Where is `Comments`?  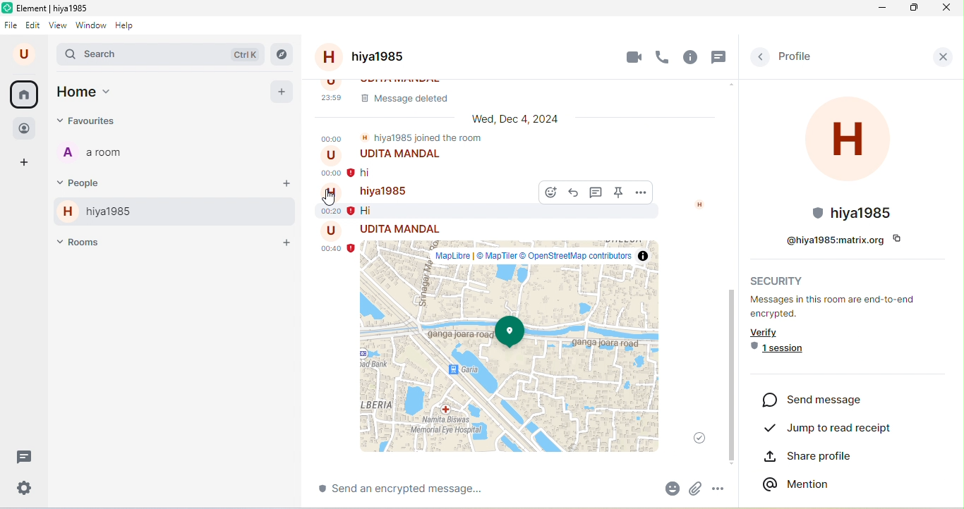 Comments is located at coordinates (597, 192).